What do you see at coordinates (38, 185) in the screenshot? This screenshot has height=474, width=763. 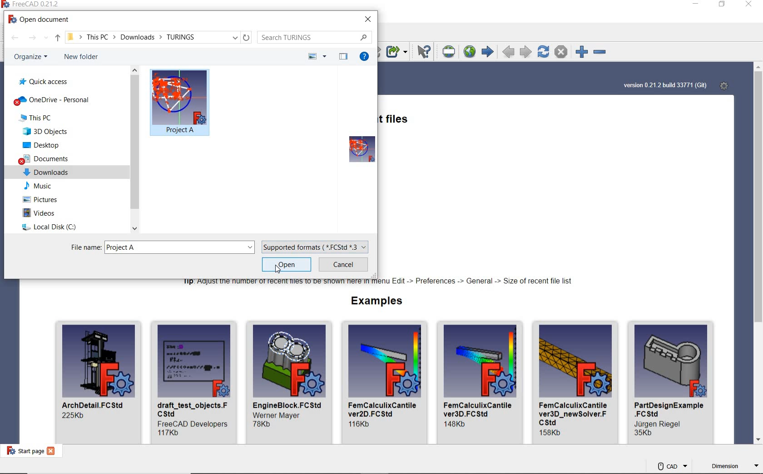 I see `music` at bounding box center [38, 185].